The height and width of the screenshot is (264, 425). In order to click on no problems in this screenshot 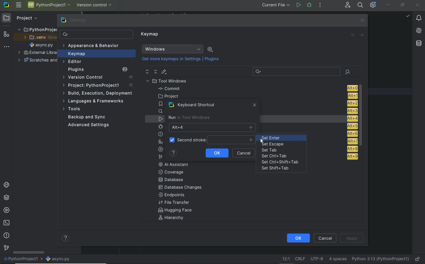, I will do `click(408, 16)`.